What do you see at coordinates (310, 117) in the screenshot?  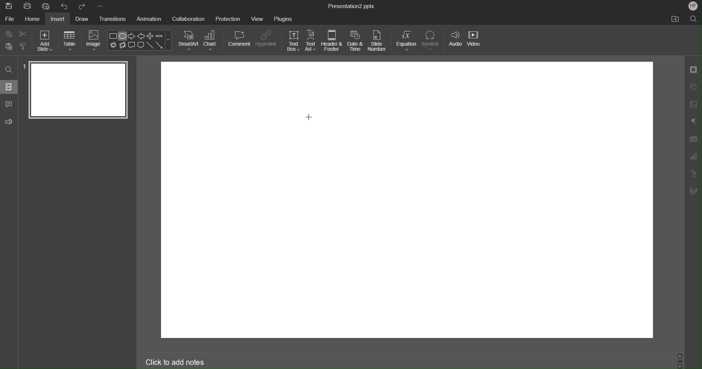 I see `Cursor` at bounding box center [310, 117].